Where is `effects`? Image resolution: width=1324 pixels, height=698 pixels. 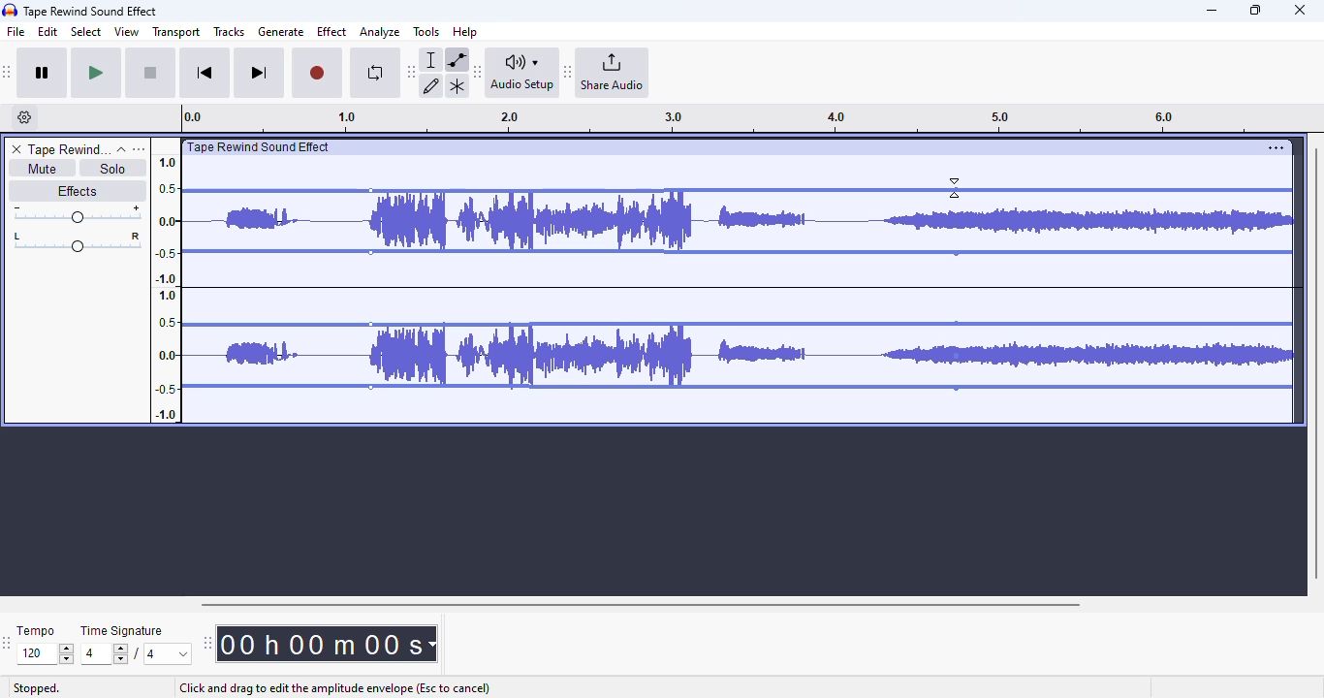
effects is located at coordinates (77, 190).